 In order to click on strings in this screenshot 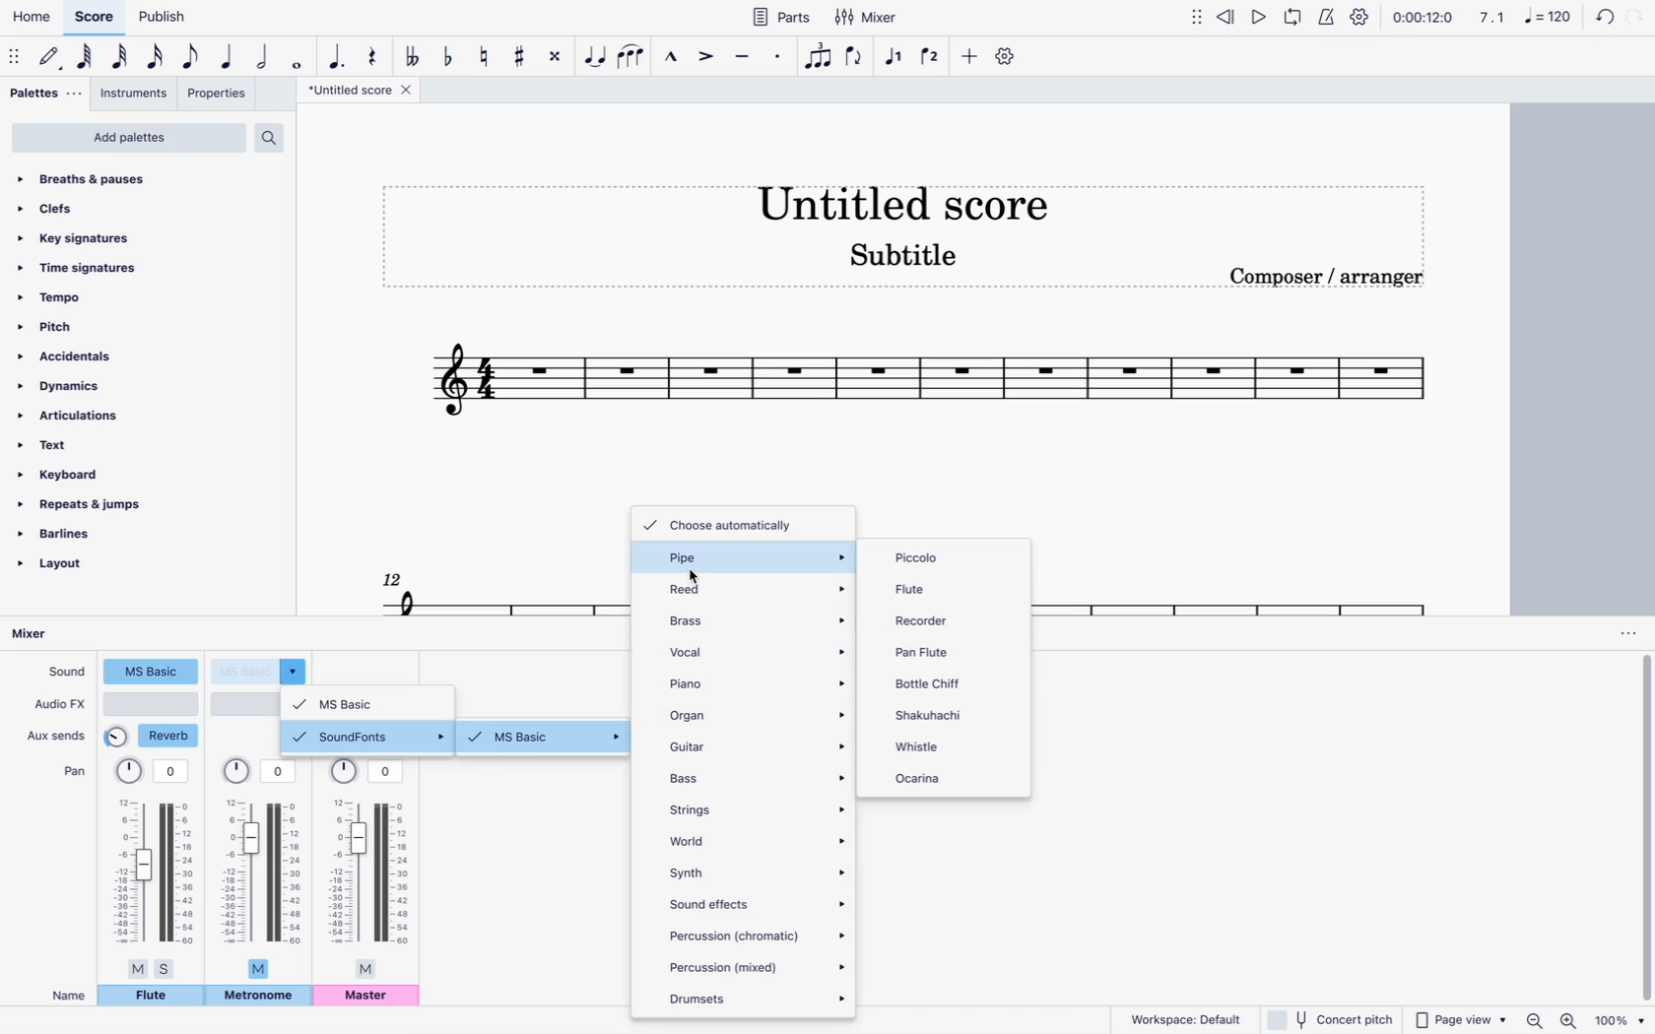, I will do `click(755, 806)`.